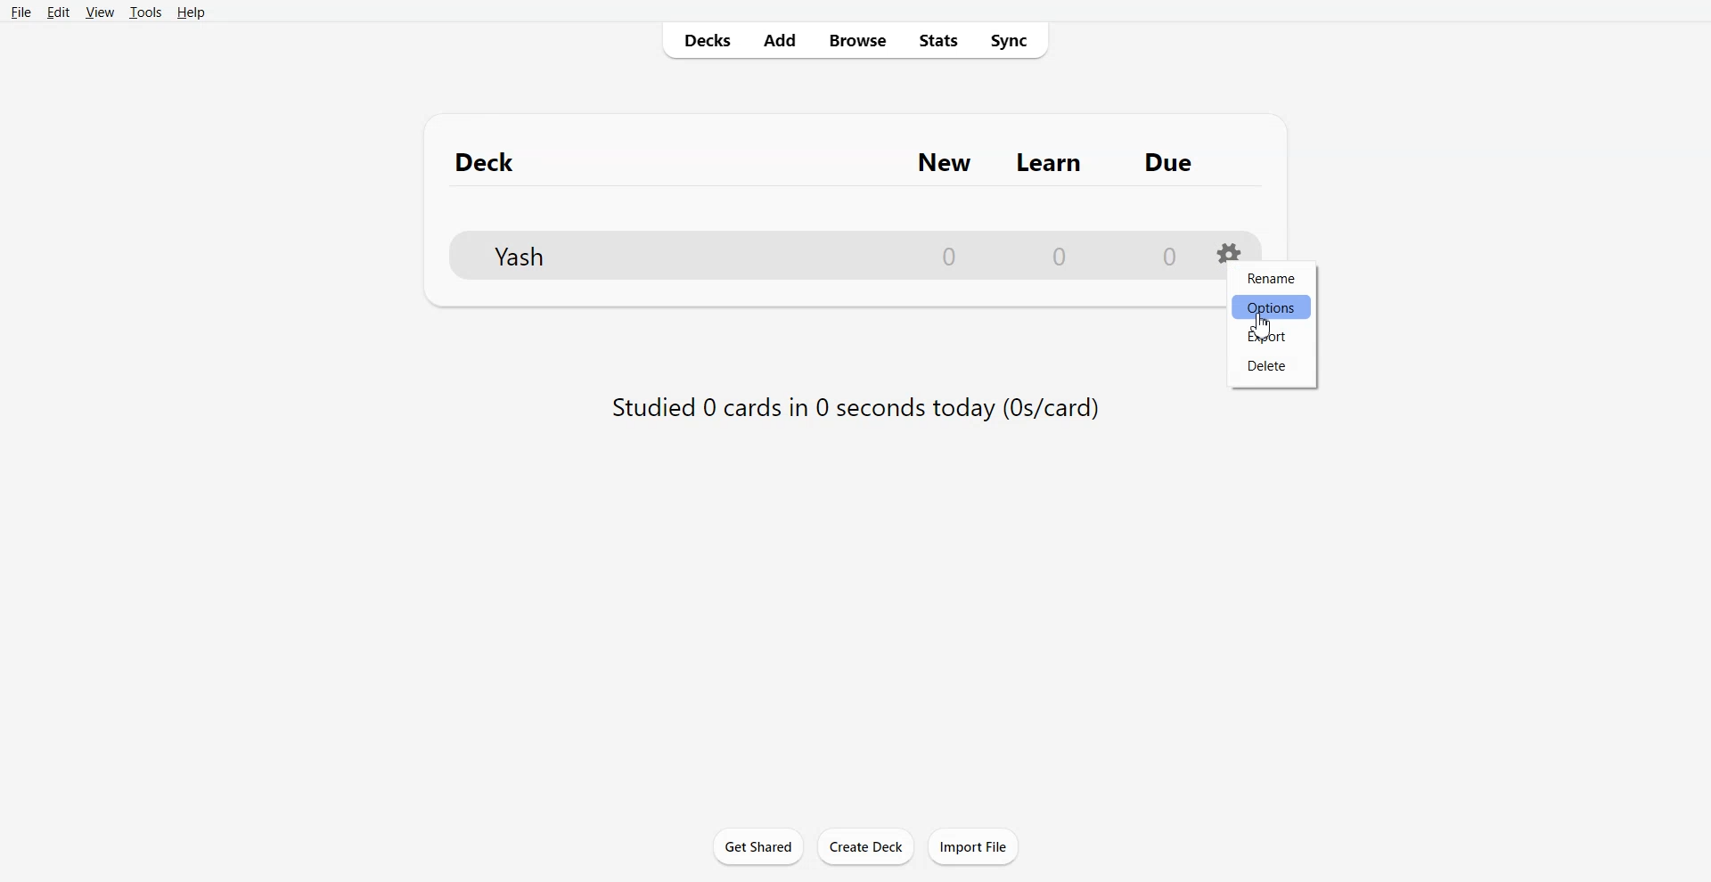 The height and width of the screenshot is (882, 1711). Describe the element at coordinates (1011, 40) in the screenshot. I see `Sync` at that location.